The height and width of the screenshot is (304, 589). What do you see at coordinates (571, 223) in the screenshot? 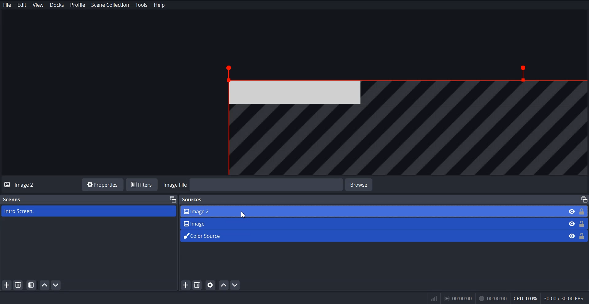
I see `Eye` at bounding box center [571, 223].